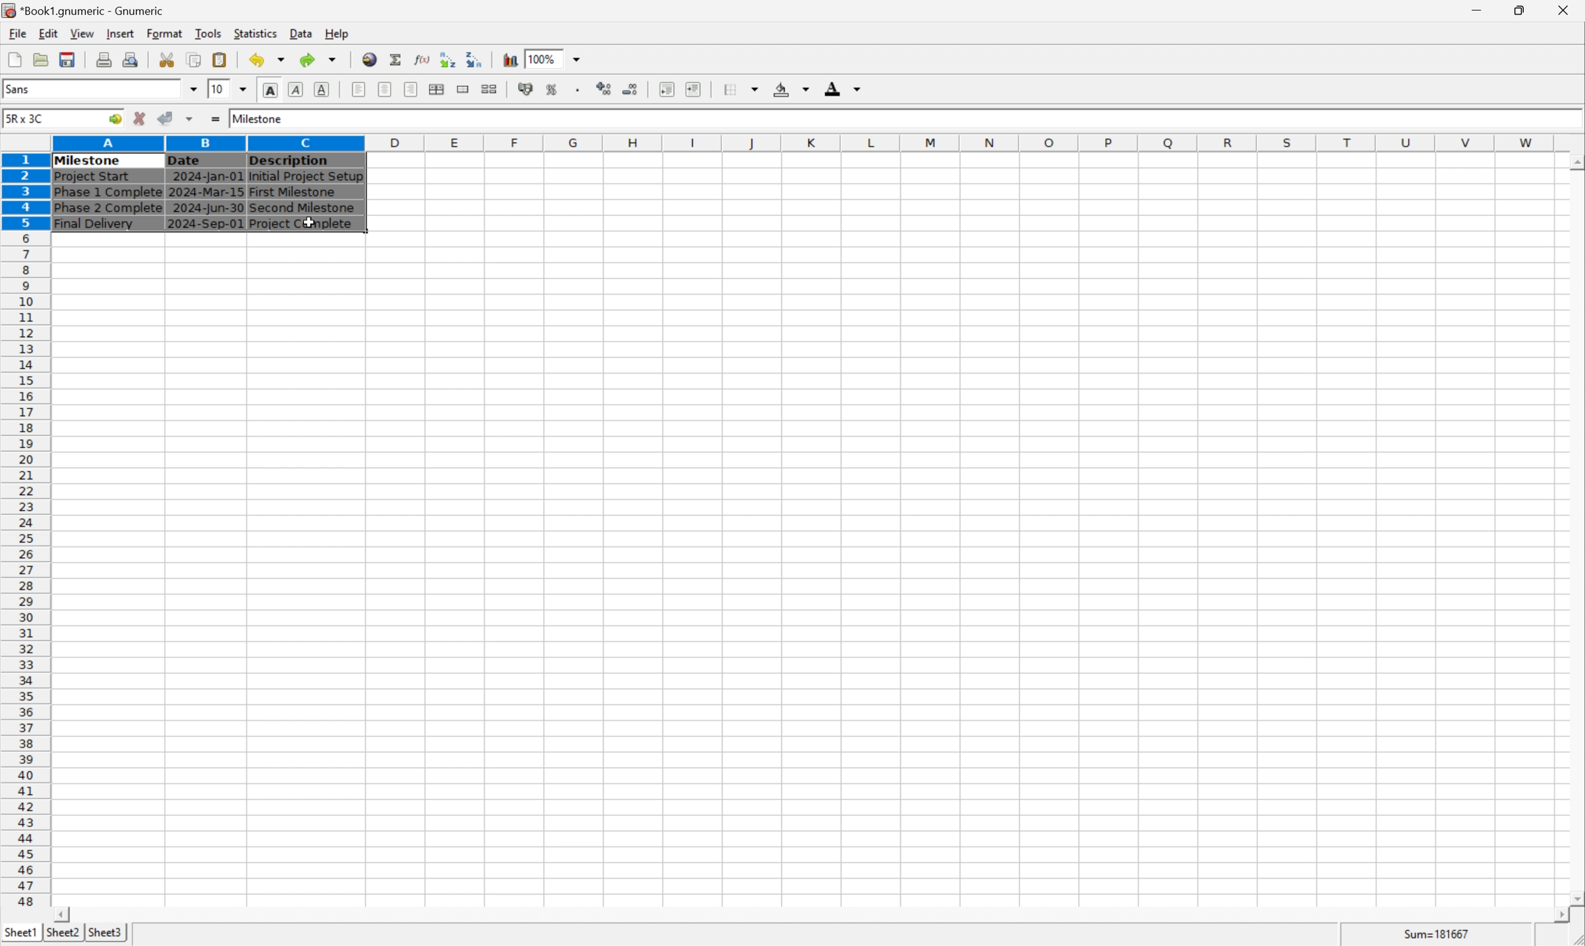  What do you see at coordinates (196, 60) in the screenshot?
I see `copy from selection` at bounding box center [196, 60].